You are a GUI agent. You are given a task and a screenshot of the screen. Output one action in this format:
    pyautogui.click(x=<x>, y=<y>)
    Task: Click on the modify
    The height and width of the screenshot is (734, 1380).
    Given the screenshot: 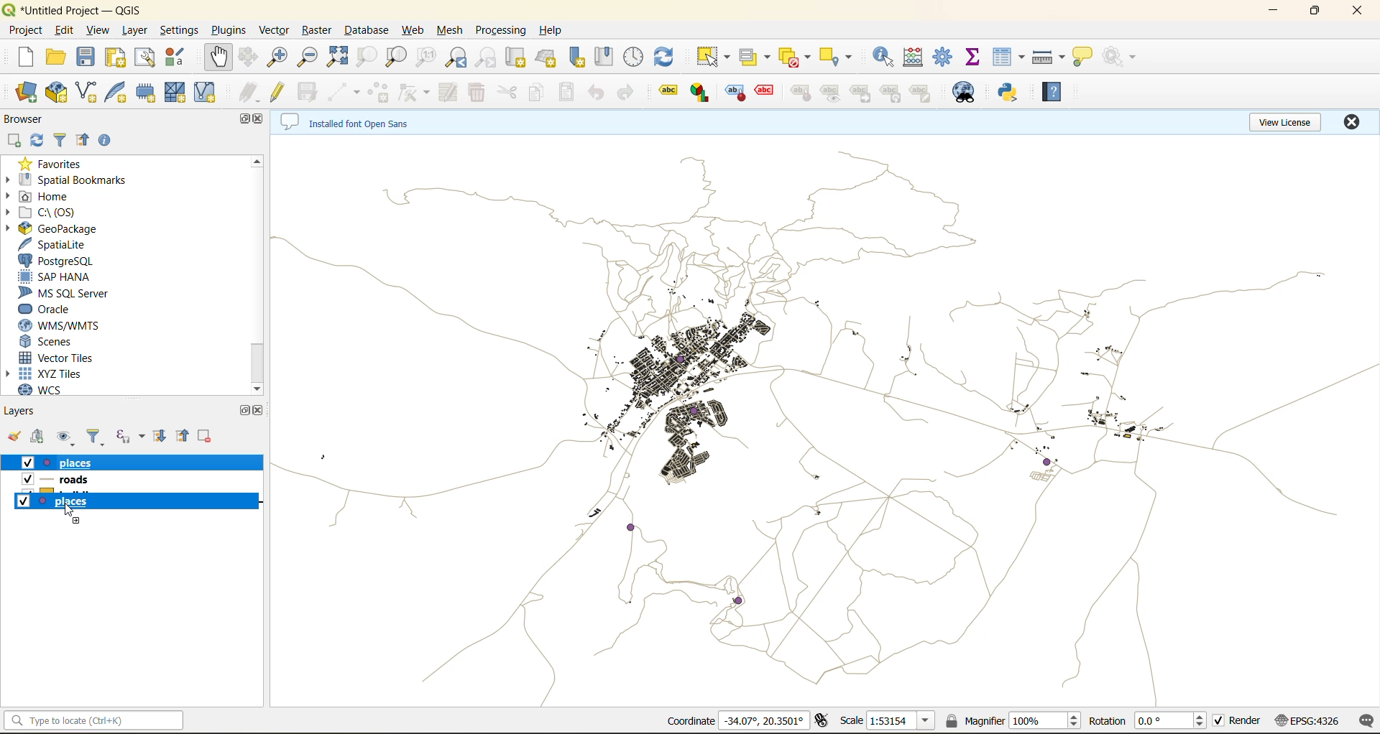 What is the action you would take?
    pyautogui.click(x=453, y=93)
    